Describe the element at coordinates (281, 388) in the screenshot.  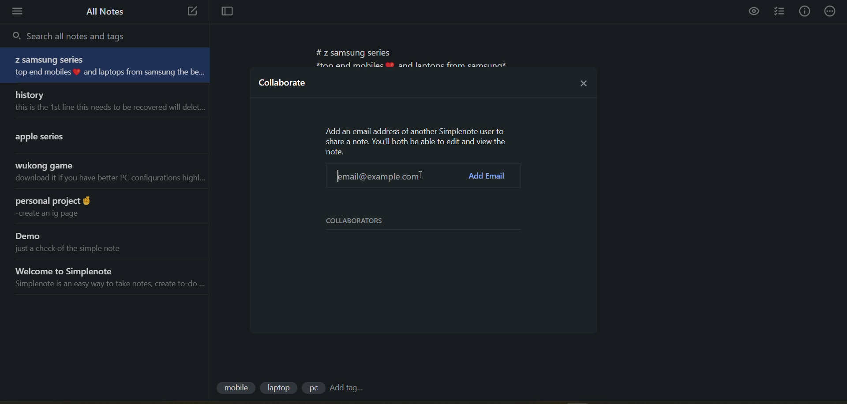
I see `tag 2` at that location.